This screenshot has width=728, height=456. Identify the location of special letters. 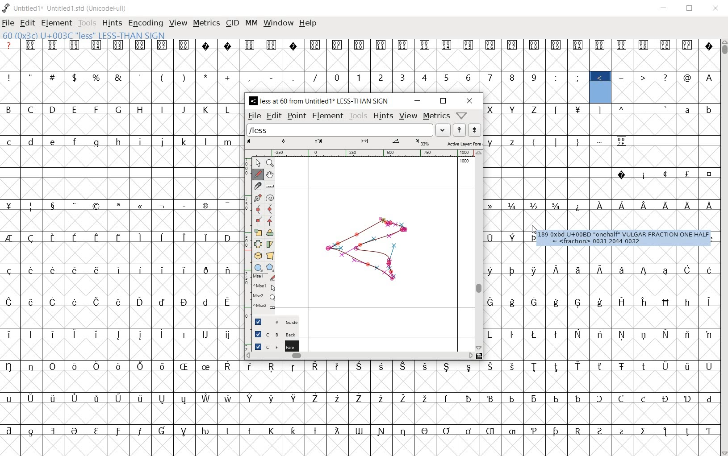
(601, 269).